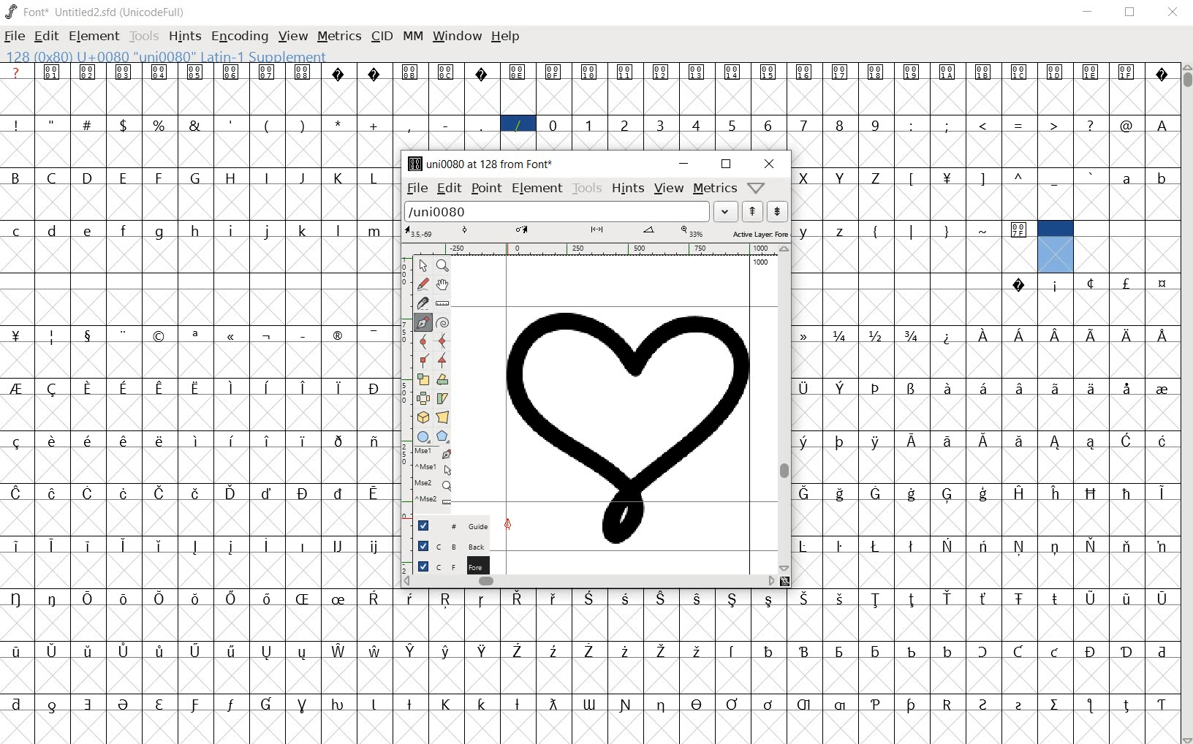 The image size is (1193, 744). What do you see at coordinates (1053, 246) in the screenshot?
I see `glyph slot` at bounding box center [1053, 246].